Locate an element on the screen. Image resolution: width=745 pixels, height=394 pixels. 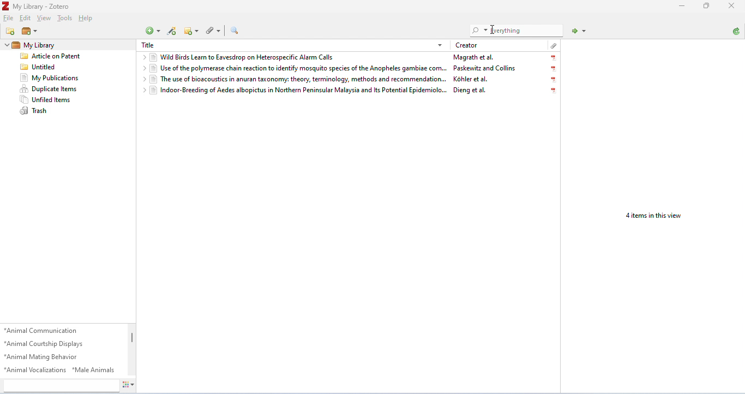
My Publications is located at coordinates (58, 78).